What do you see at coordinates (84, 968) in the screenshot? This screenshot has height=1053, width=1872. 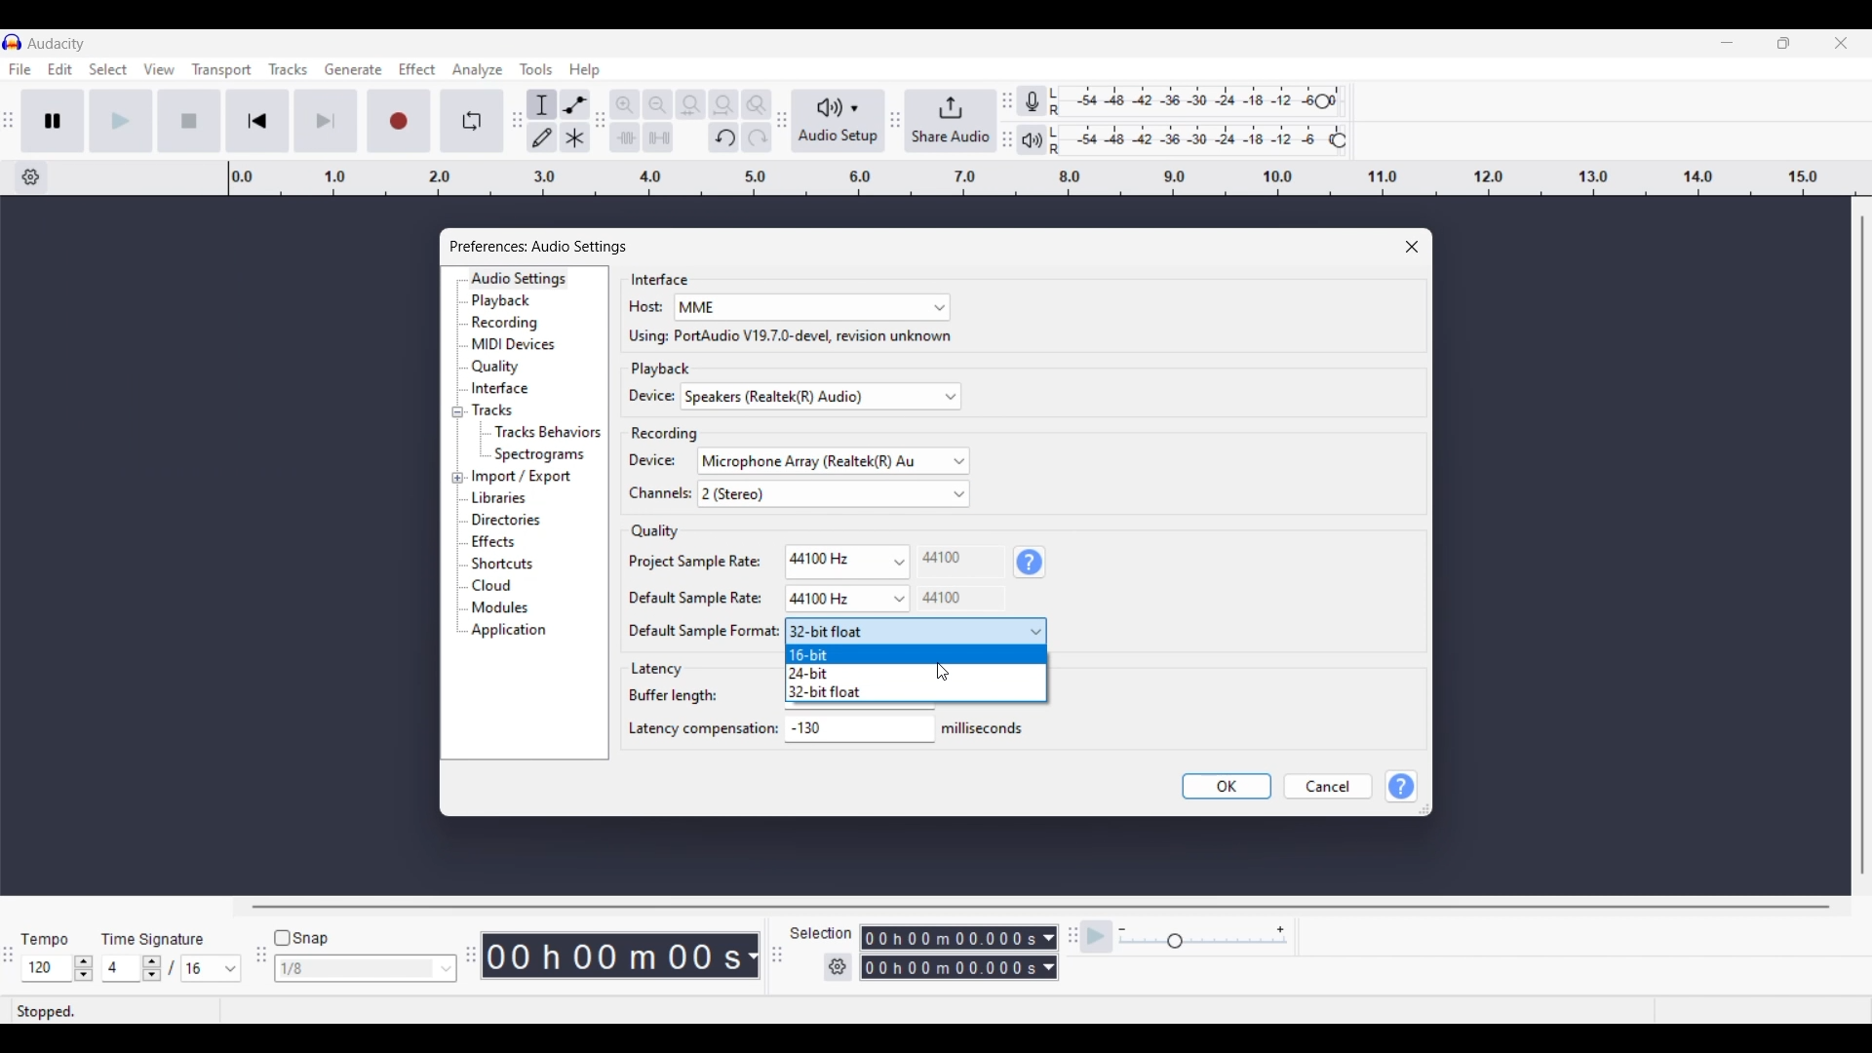 I see `Increase/Decrease tempo` at bounding box center [84, 968].